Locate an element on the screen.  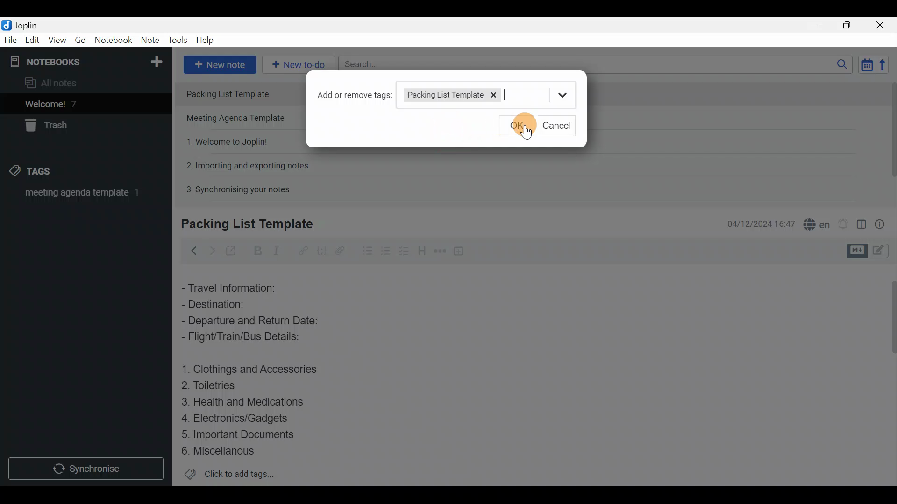
Bulleted list is located at coordinates (364, 252).